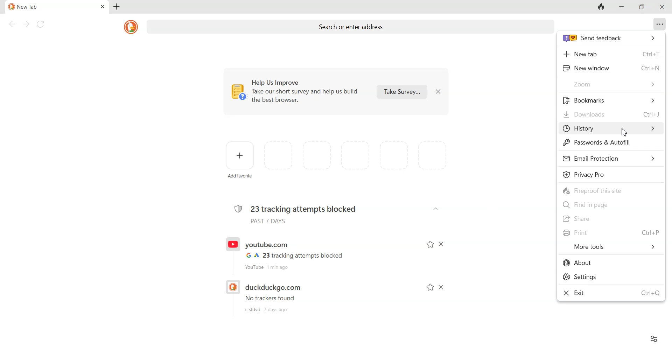  Describe the element at coordinates (611, 100) in the screenshot. I see `Bookmark` at that location.